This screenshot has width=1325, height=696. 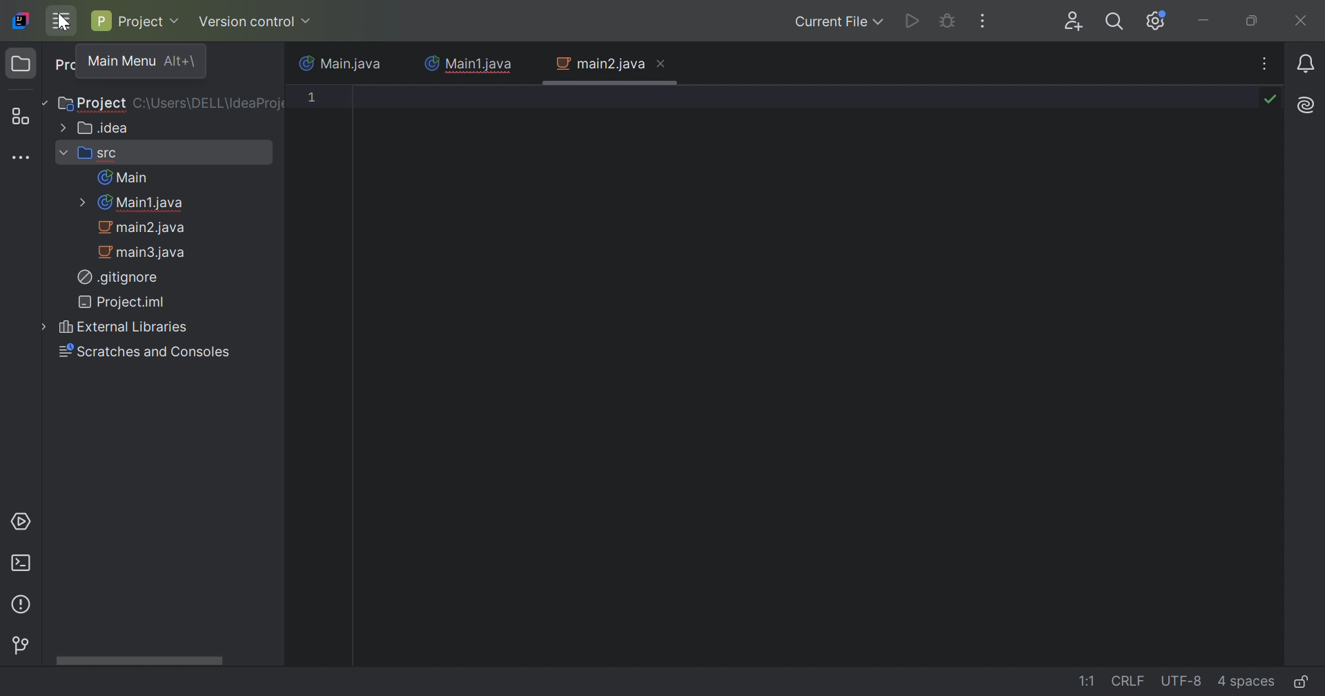 I want to click on Make file read-only, so click(x=1307, y=684).